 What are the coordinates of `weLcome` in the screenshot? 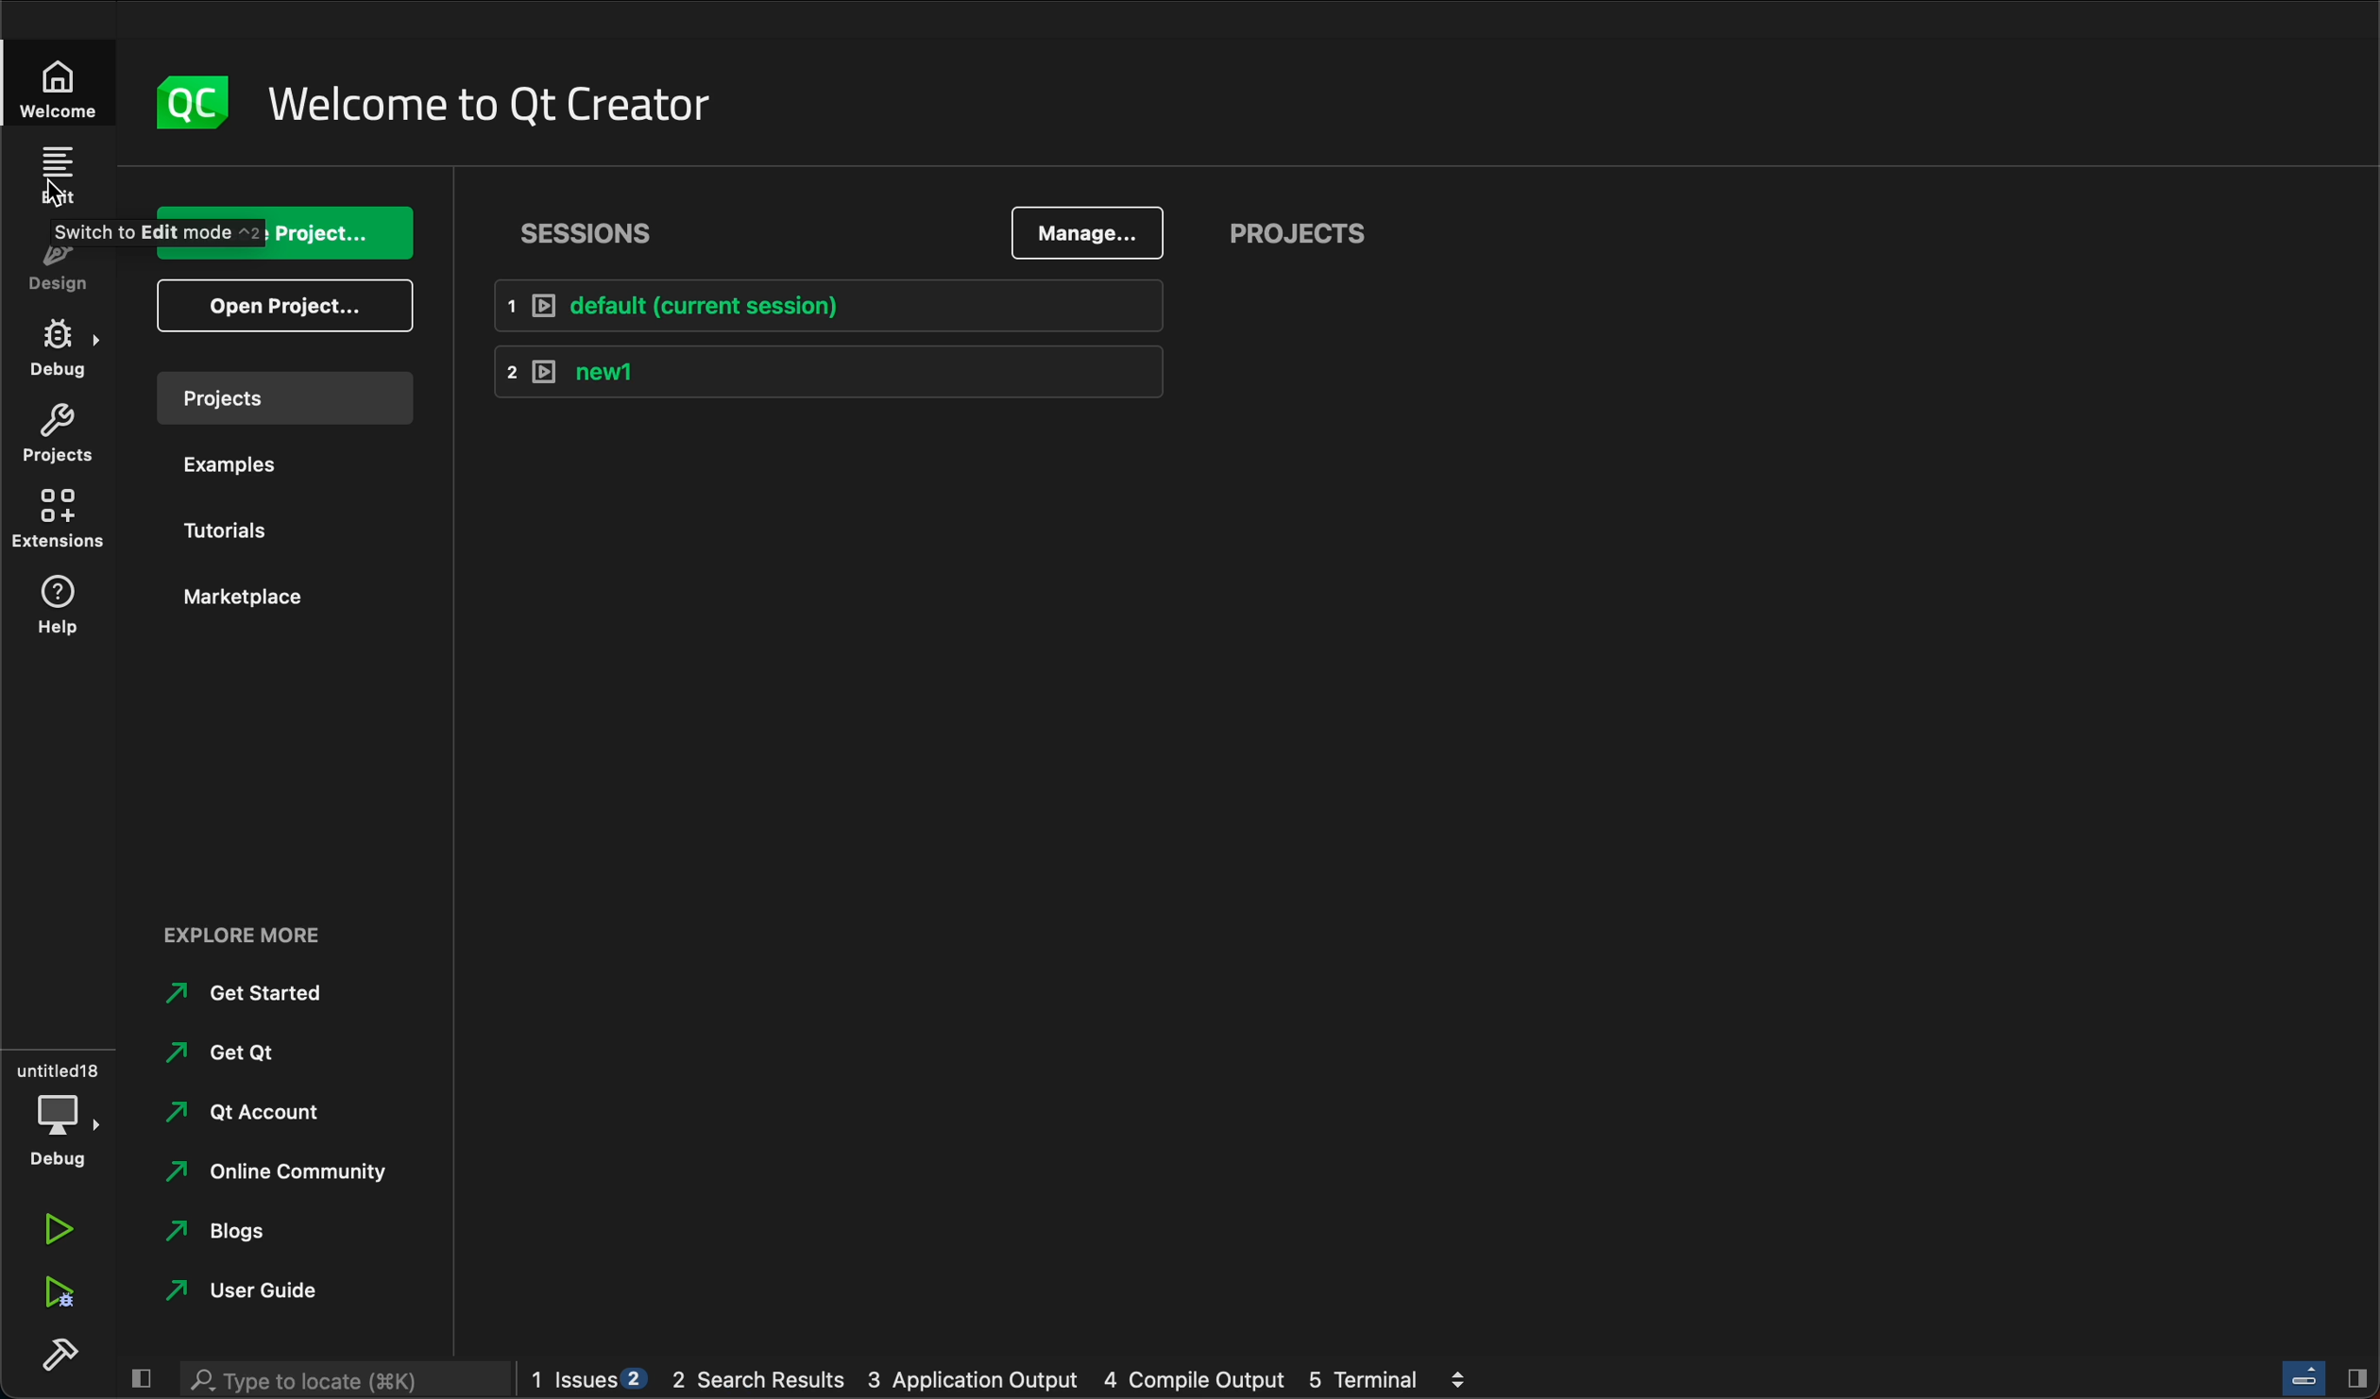 It's located at (66, 86).